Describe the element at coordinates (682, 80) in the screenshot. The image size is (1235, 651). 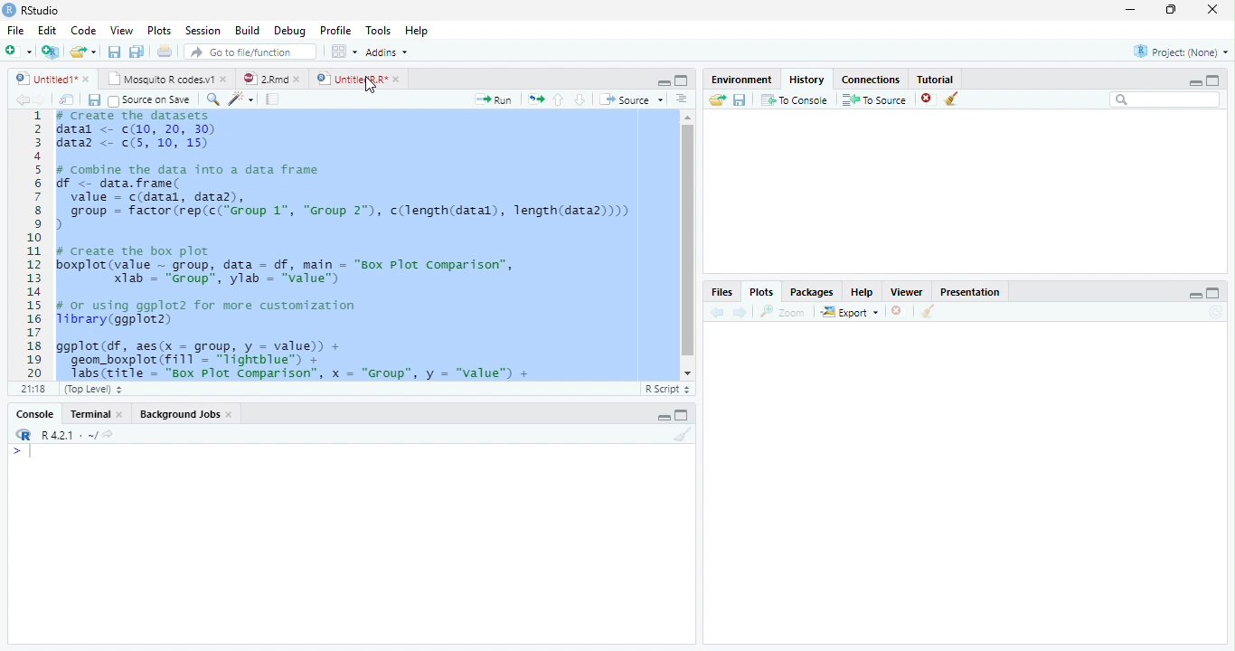
I see `Maximize` at that location.